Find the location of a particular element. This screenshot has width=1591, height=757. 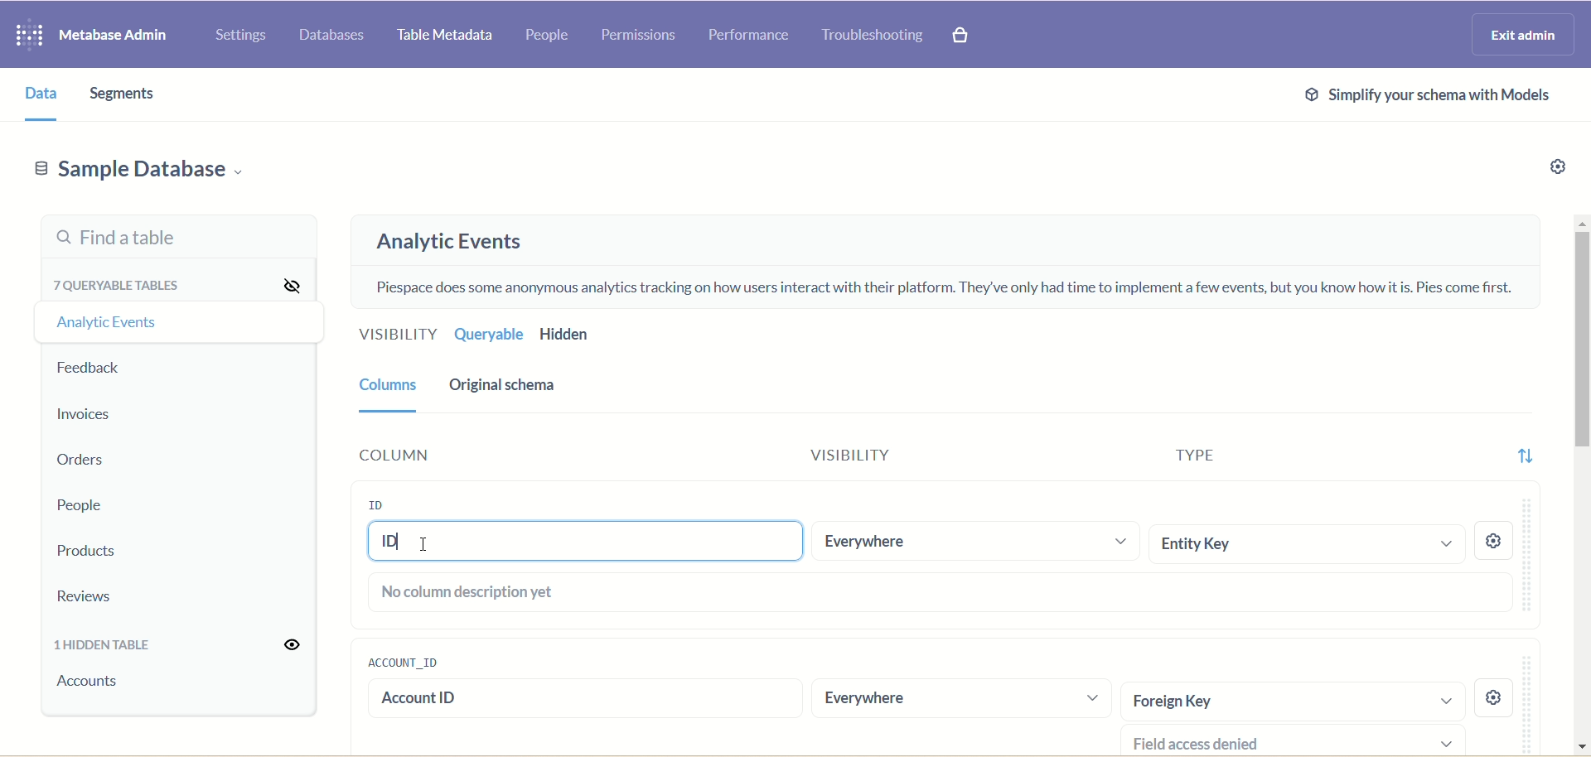

Metabase admin is located at coordinates (120, 36).